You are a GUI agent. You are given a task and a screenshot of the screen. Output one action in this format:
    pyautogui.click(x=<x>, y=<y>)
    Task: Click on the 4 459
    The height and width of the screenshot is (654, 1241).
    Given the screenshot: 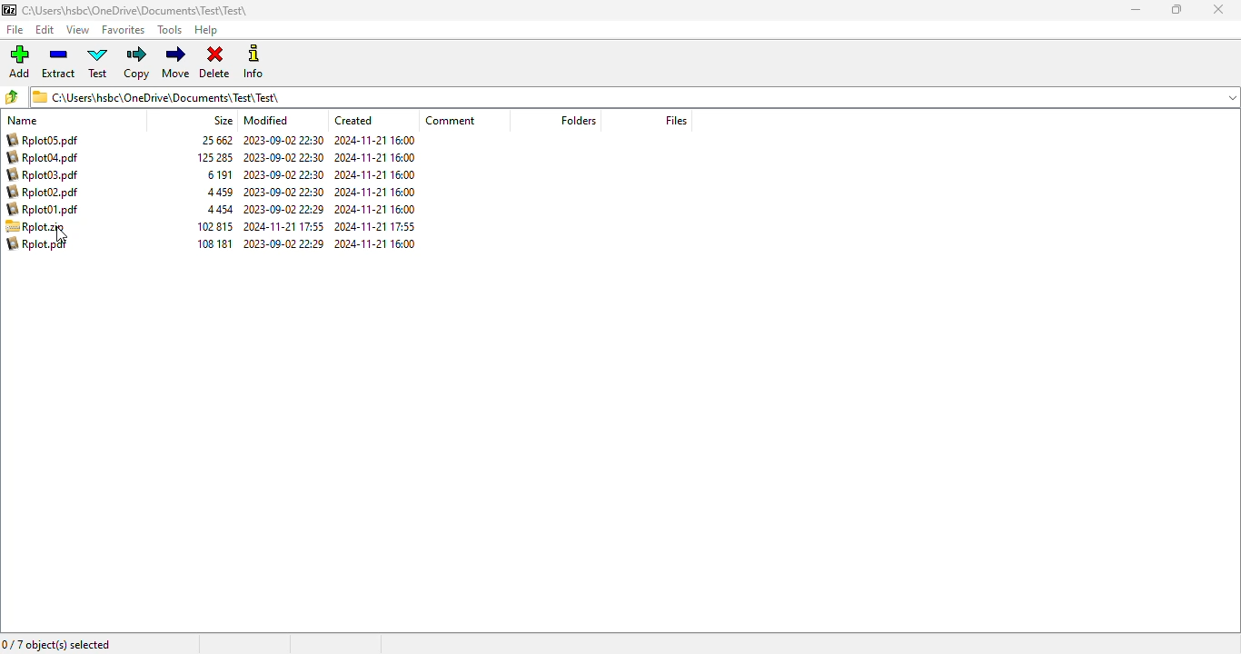 What is the action you would take?
    pyautogui.click(x=219, y=193)
    